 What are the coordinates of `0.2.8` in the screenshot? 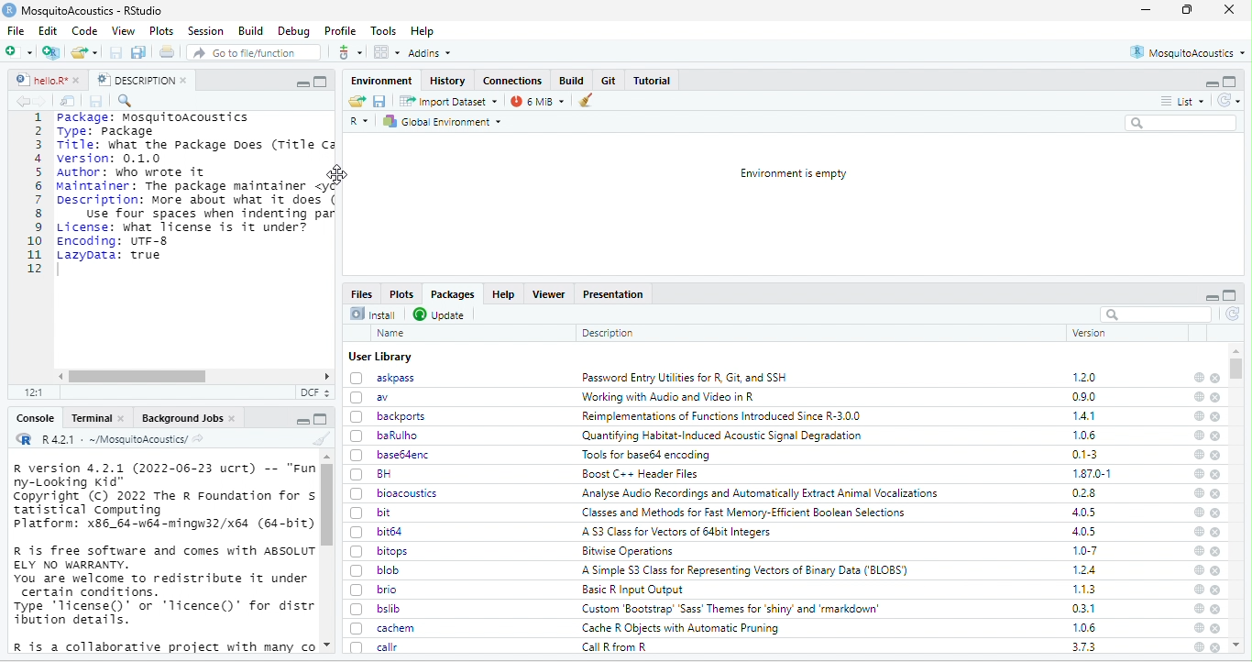 It's located at (1082, 493).